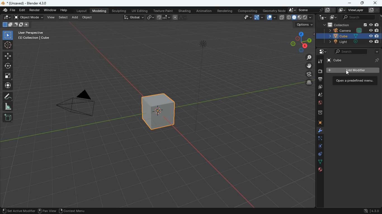 Image resolution: width=382 pixels, height=214 pixels. What do you see at coordinates (318, 131) in the screenshot?
I see `modifiers` at bounding box center [318, 131].